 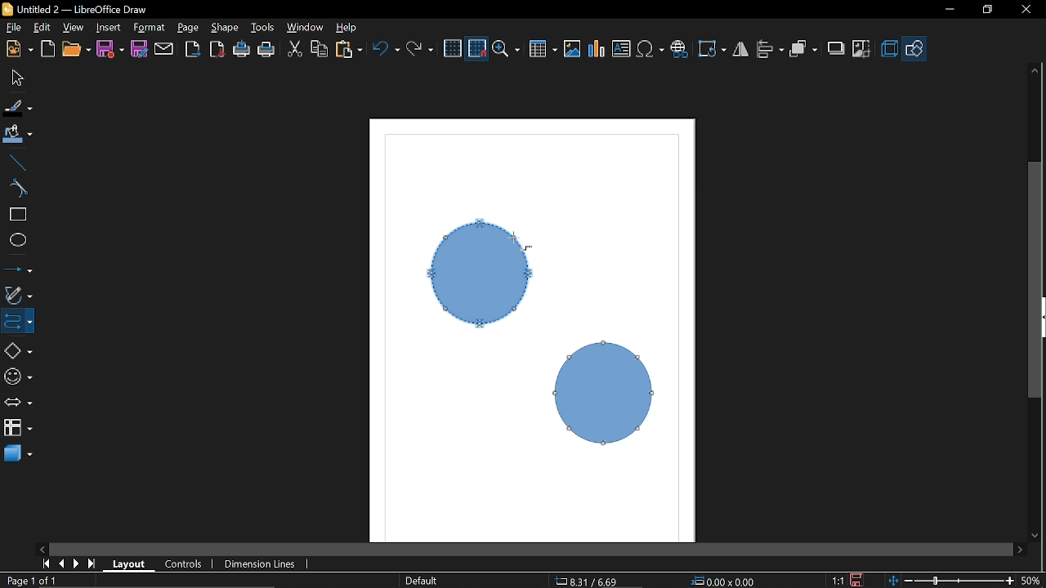 What do you see at coordinates (17, 349) in the screenshot?
I see `Basic shapes` at bounding box center [17, 349].